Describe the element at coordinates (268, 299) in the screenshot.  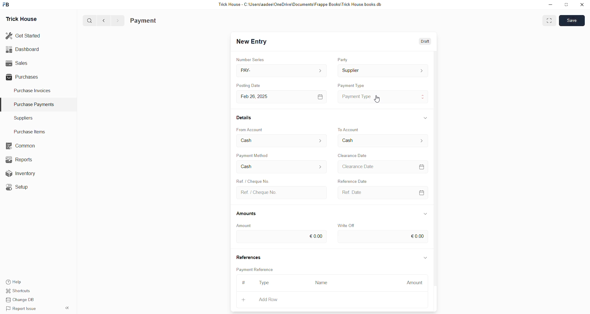
I see `Add Row` at that location.